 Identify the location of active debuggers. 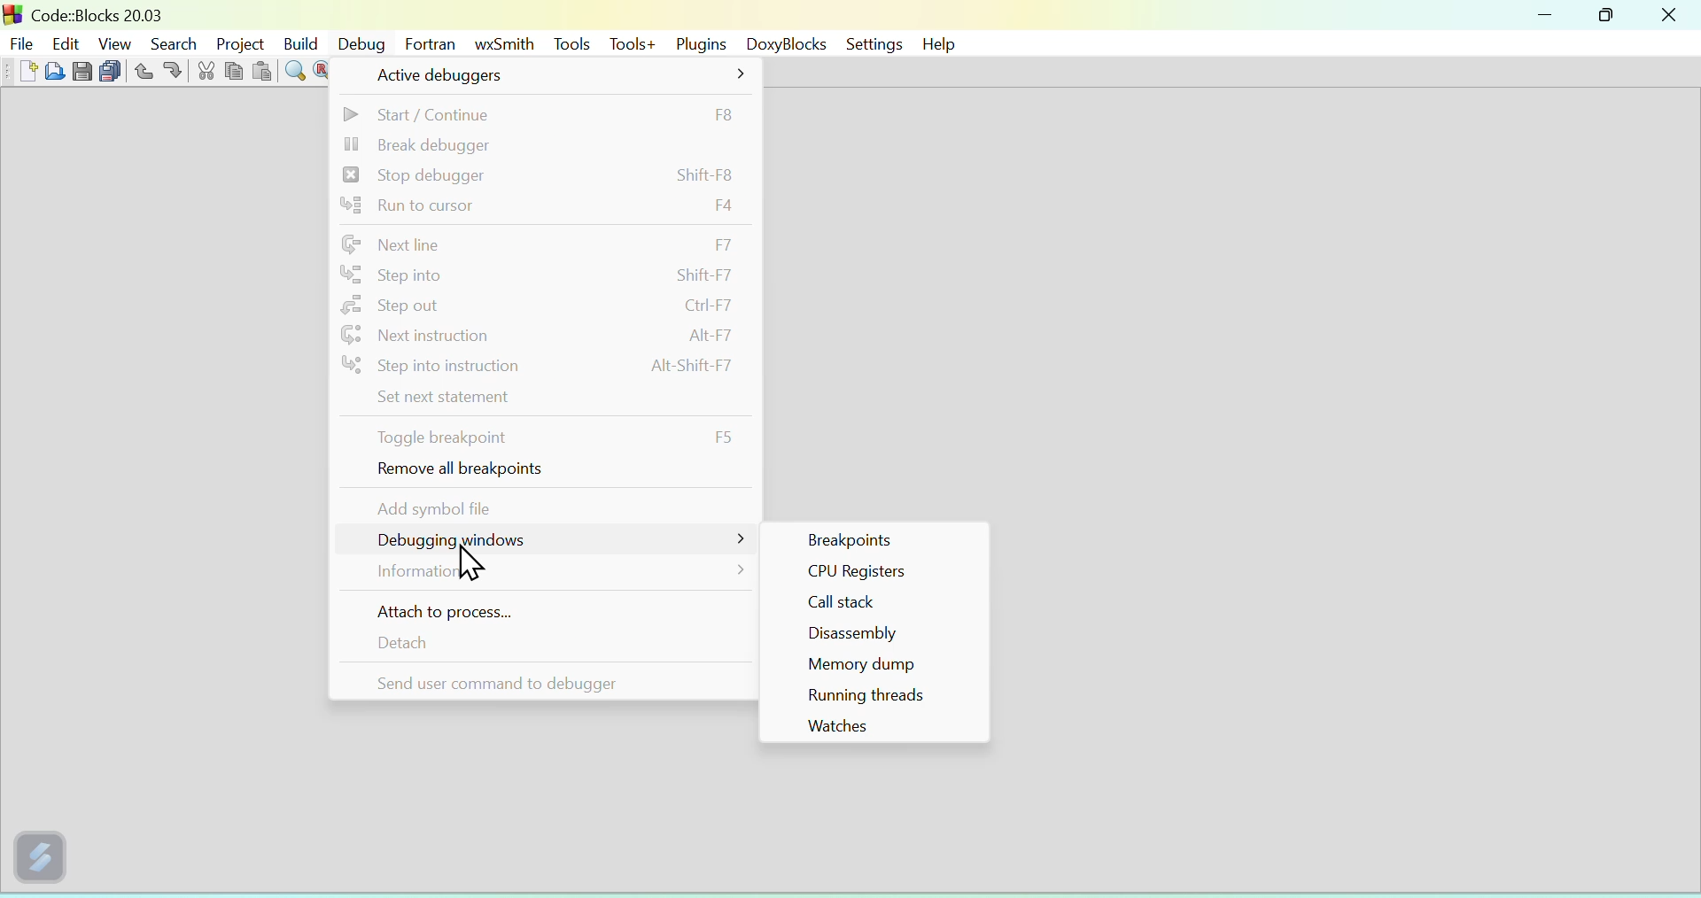
(554, 75).